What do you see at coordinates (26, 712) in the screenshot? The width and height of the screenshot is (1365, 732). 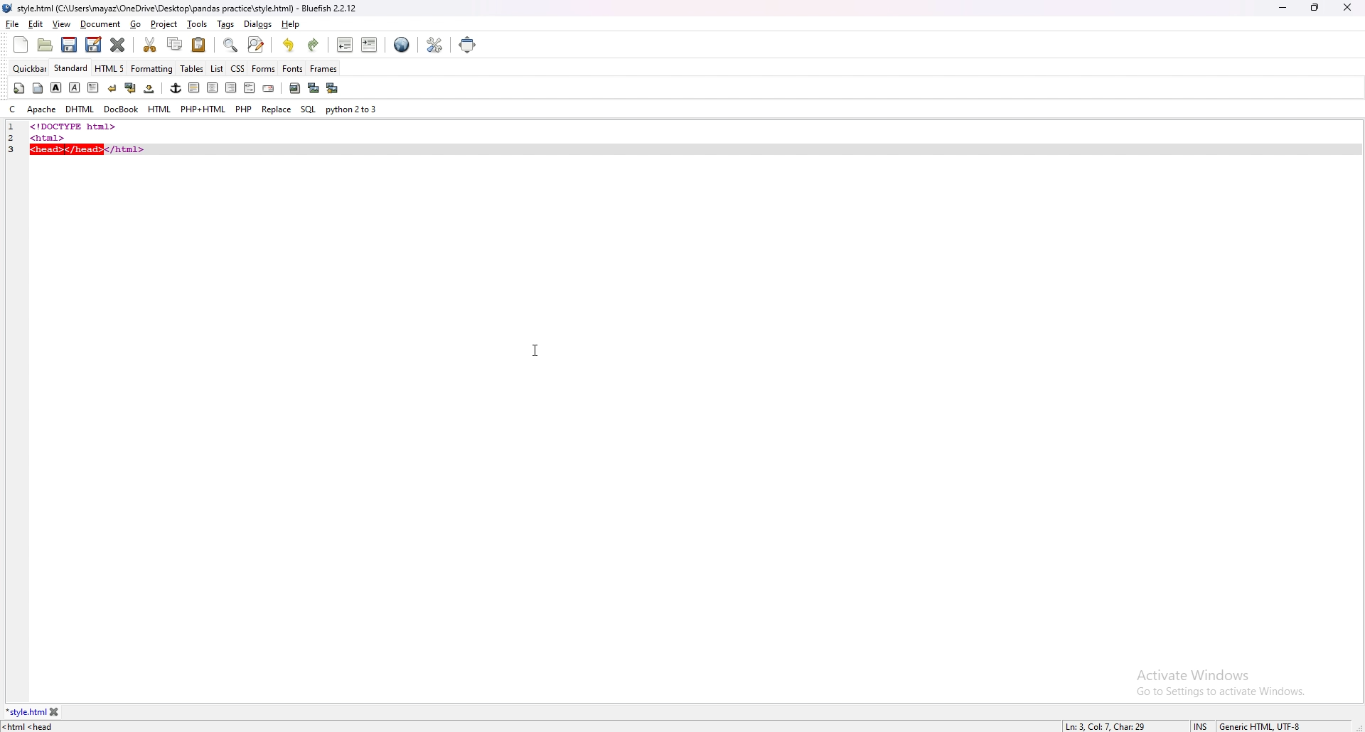 I see `tab` at bounding box center [26, 712].